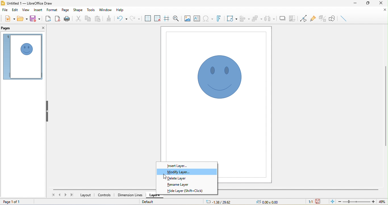  What do you see at coordinates (282, 18) in the screenshot?
I see `shadow` at bounding box center [282, 18].